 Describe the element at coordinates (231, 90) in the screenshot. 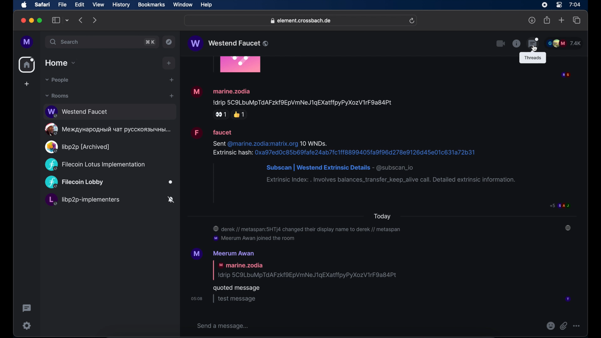

I see `marine.zodia` at that location.